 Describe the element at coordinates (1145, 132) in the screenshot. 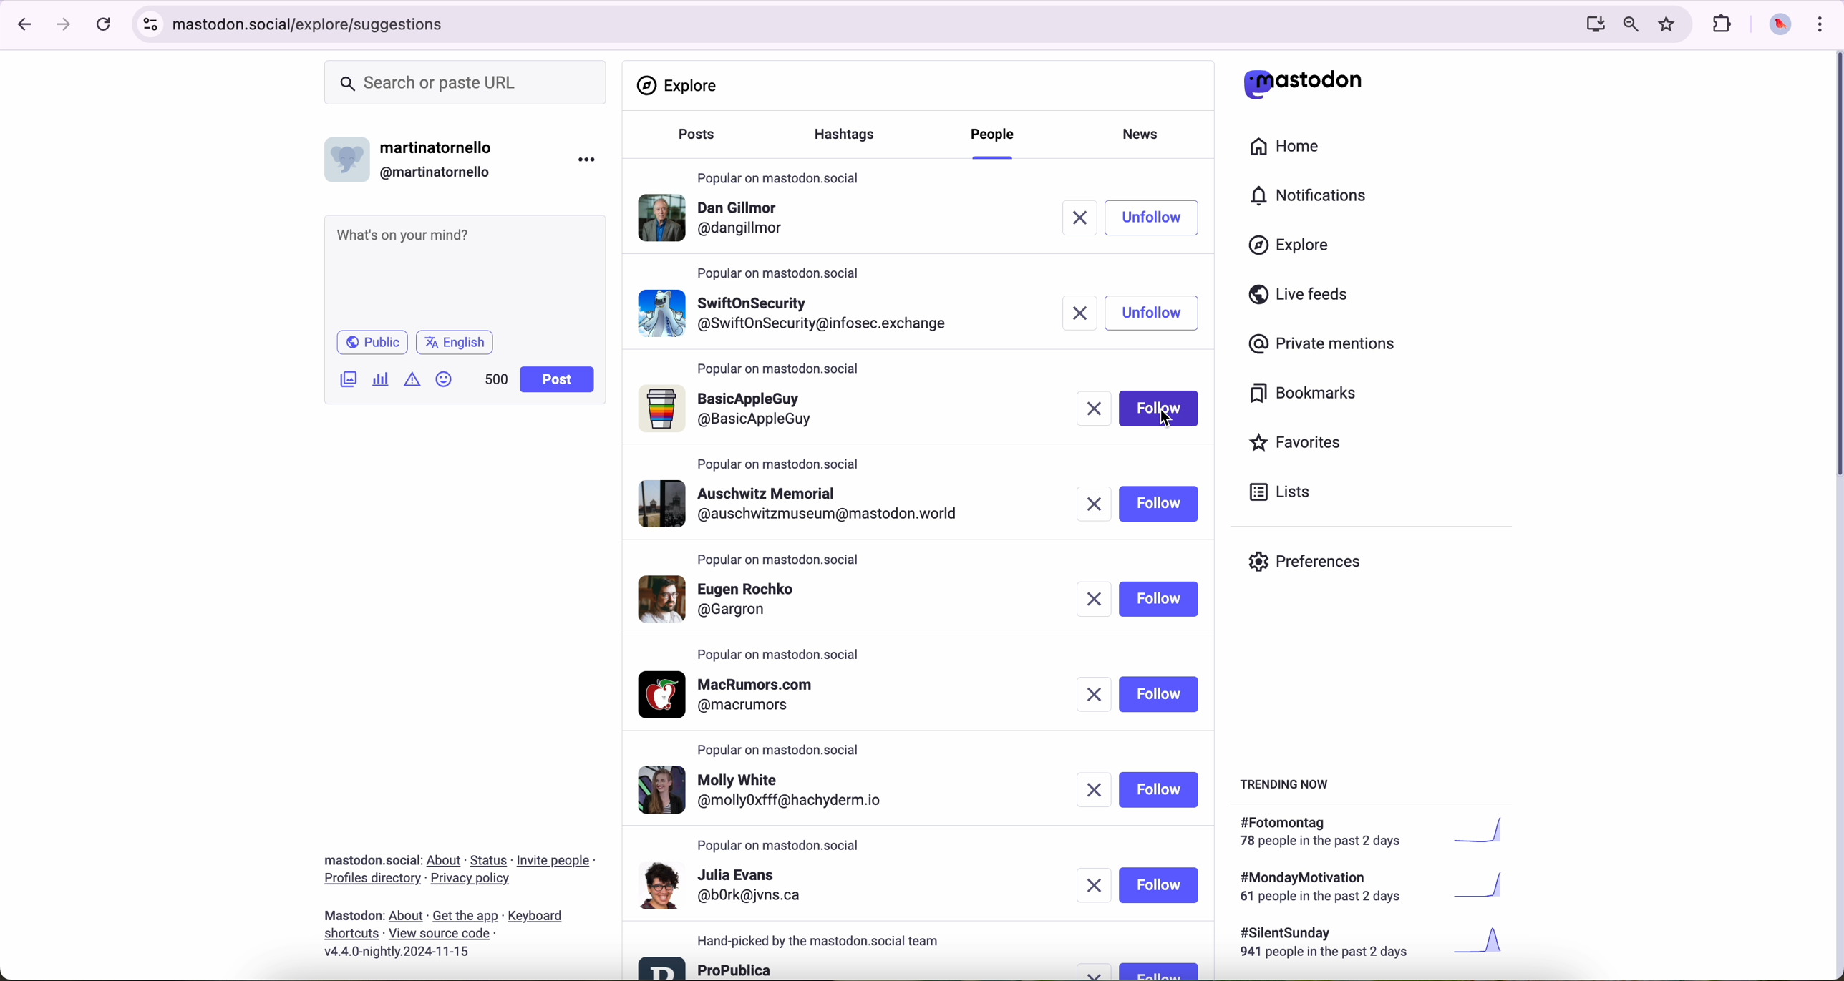

I see `news` at that location.